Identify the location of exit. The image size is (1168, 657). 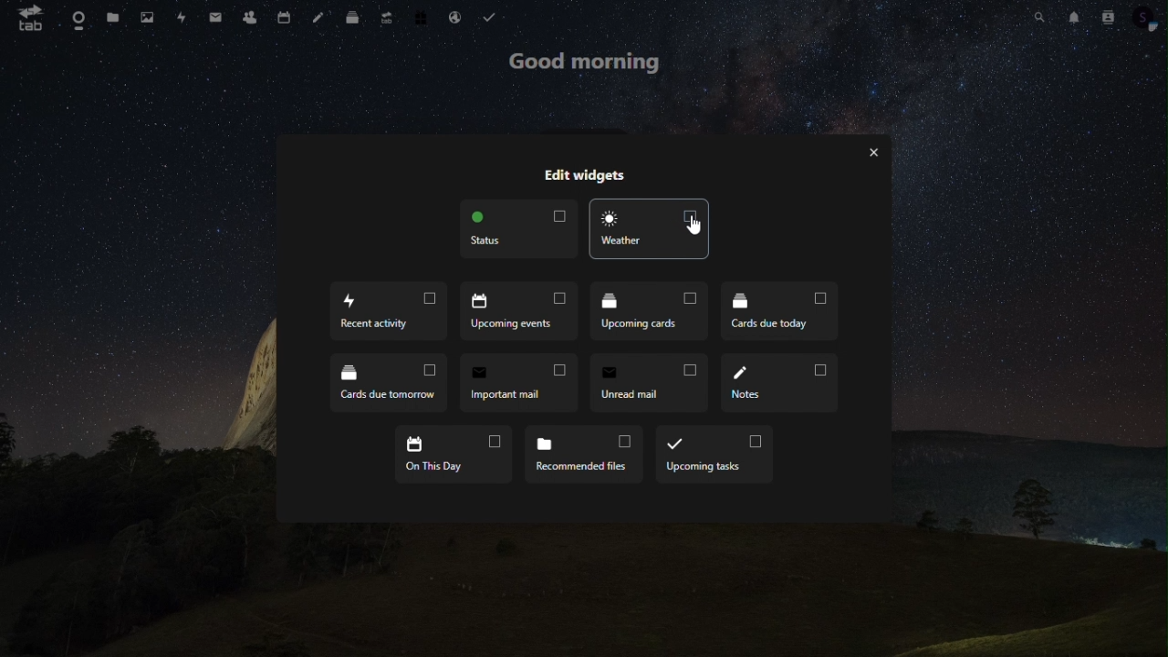
(871, 154).